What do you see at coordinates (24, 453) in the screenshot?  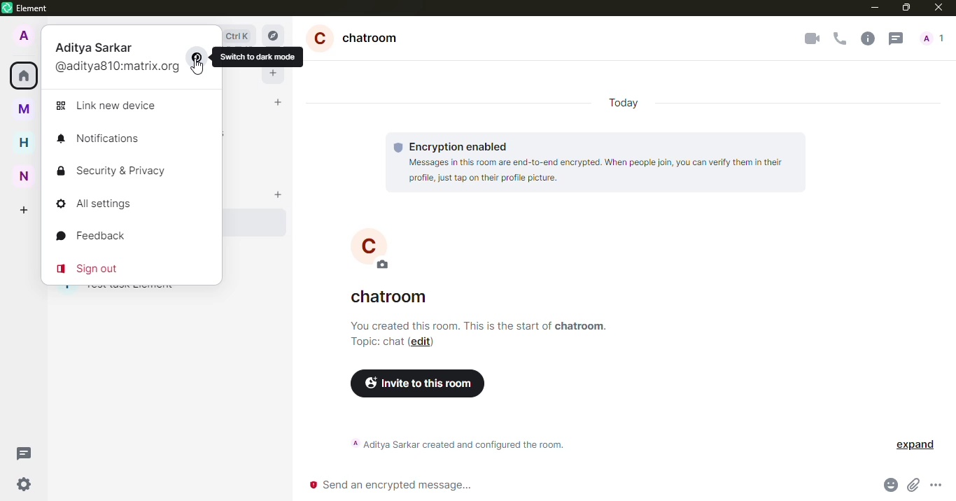 I see `threads` at bounding box center [24, 453].